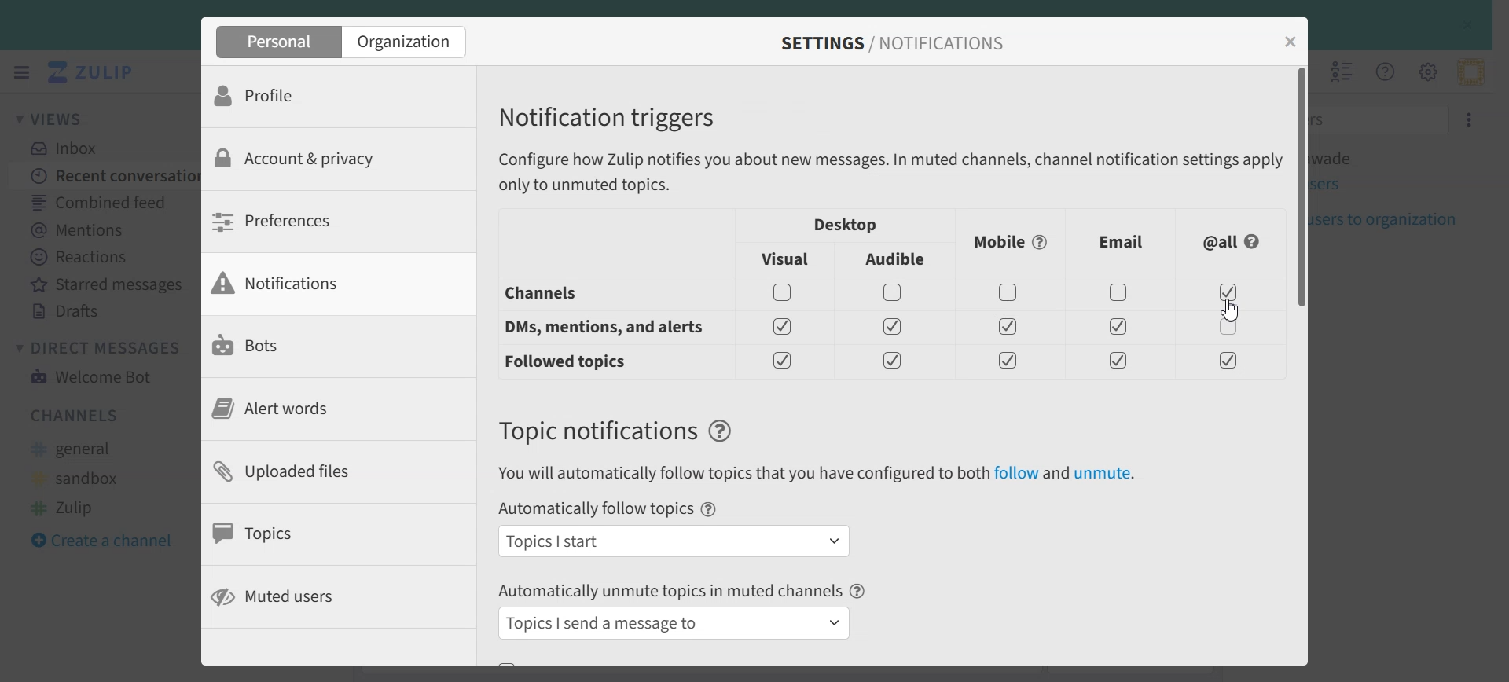  What do you see at coordinates (721, 431) in the screenshot?
I see `Help` at bounding box center [721, 431].